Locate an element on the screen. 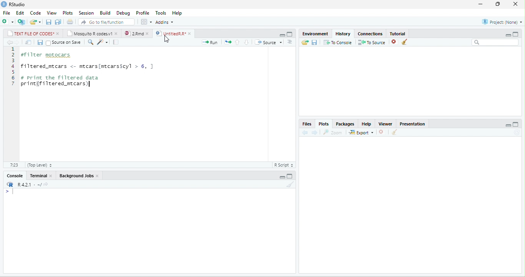  close is located at coordinates (59, 33).